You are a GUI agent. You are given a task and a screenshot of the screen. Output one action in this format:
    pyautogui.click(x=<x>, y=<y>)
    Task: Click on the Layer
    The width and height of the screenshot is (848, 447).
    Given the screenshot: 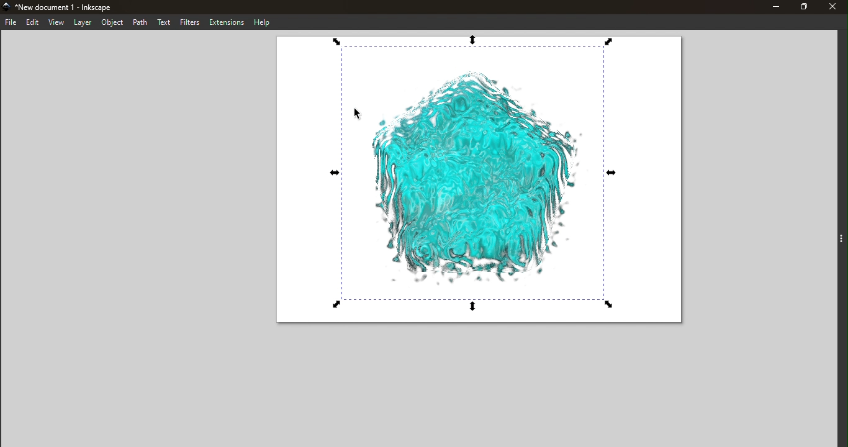 What is the action you would take?
    pyautogui.click(x=81, y=23)
    